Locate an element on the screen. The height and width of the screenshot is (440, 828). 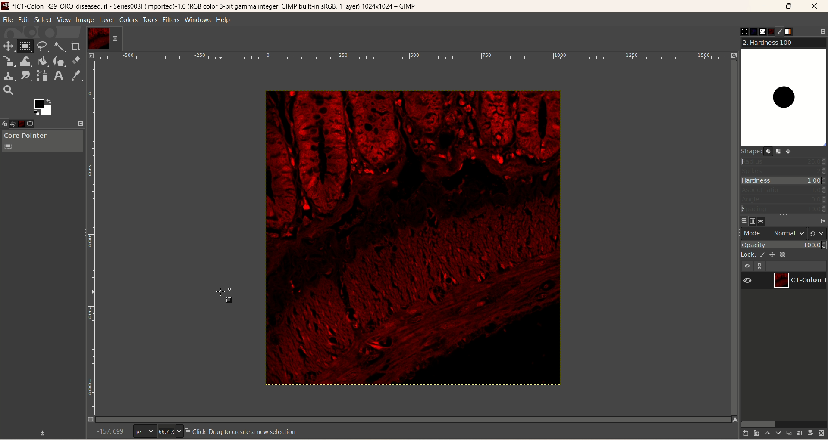
eraser is located at coordinates (77, 61).